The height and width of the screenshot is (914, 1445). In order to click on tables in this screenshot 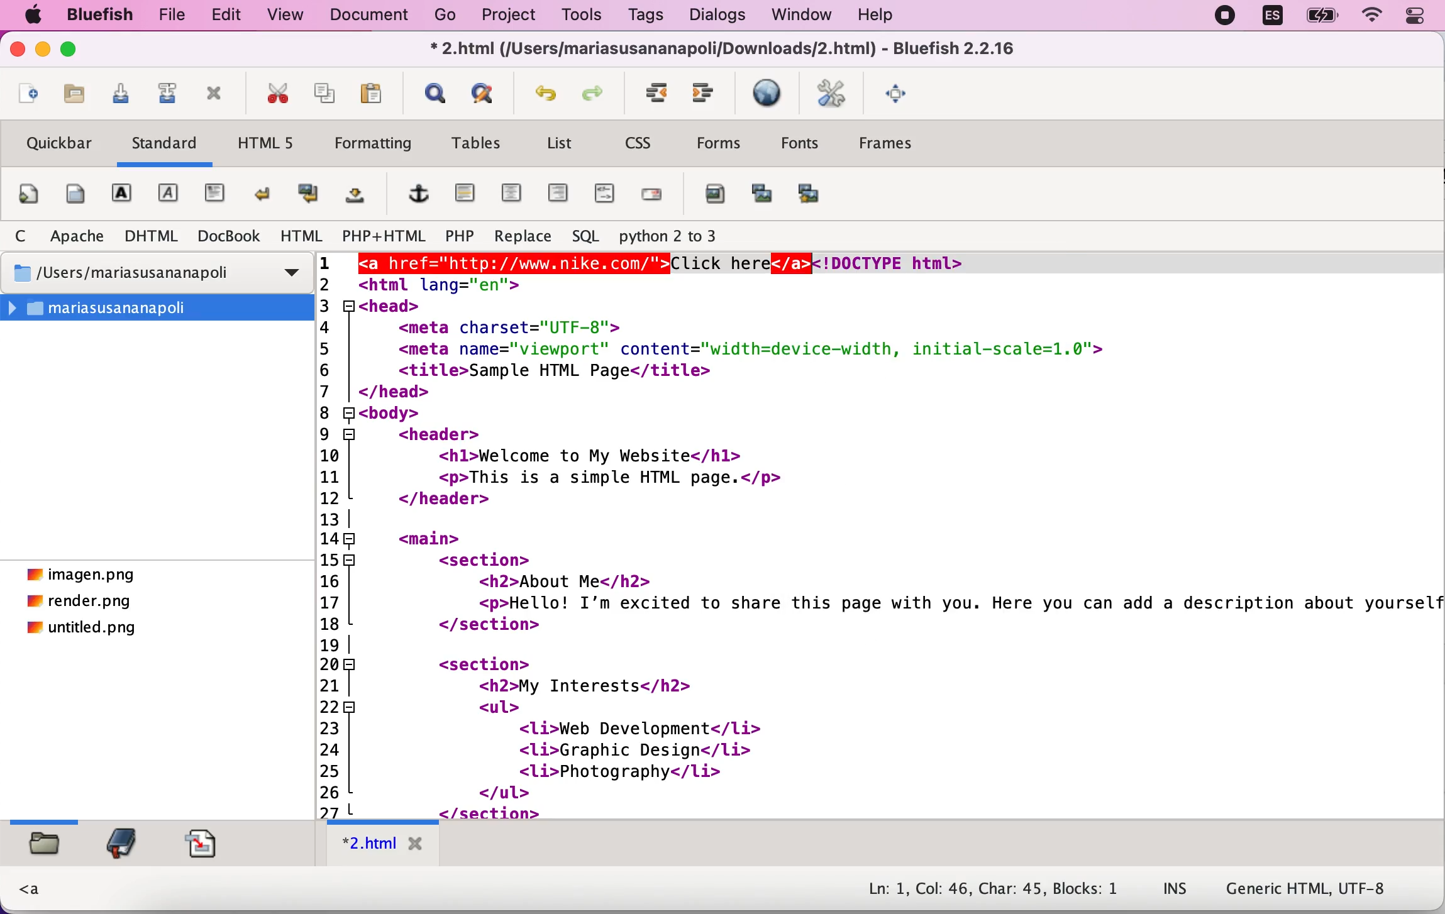, I will do `click(473, 145)`.